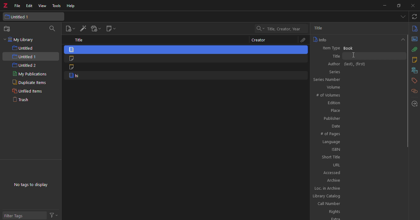  I want to click on untitled, so click(26, 48).